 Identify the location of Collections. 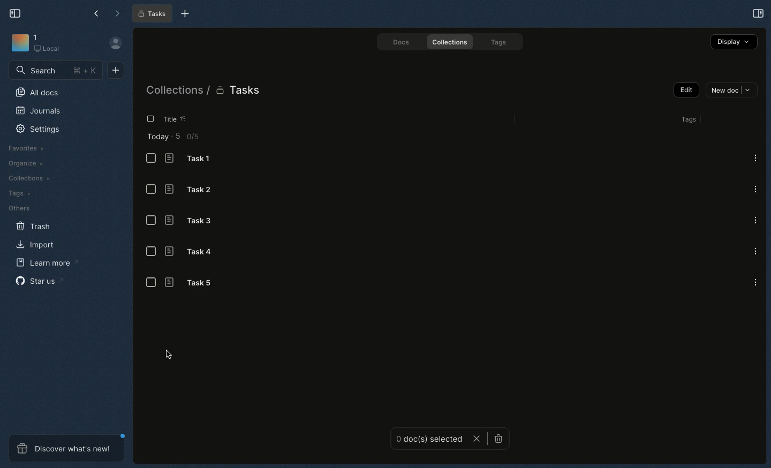
(31, 179).